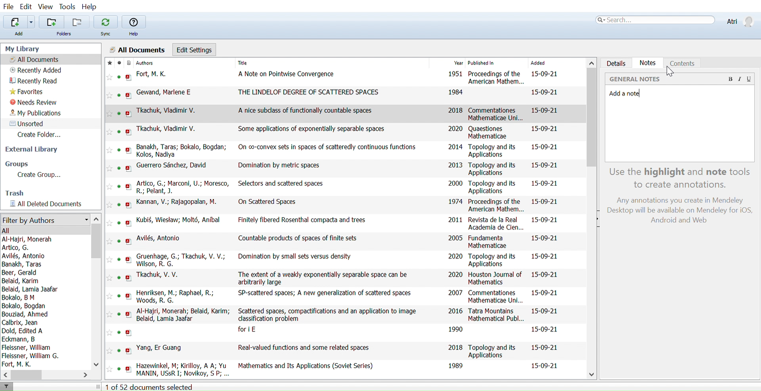 The width and height of the screenshot is (761, 391). I want to click on Belaid, Lamia Jaafar, so click(31, 289).